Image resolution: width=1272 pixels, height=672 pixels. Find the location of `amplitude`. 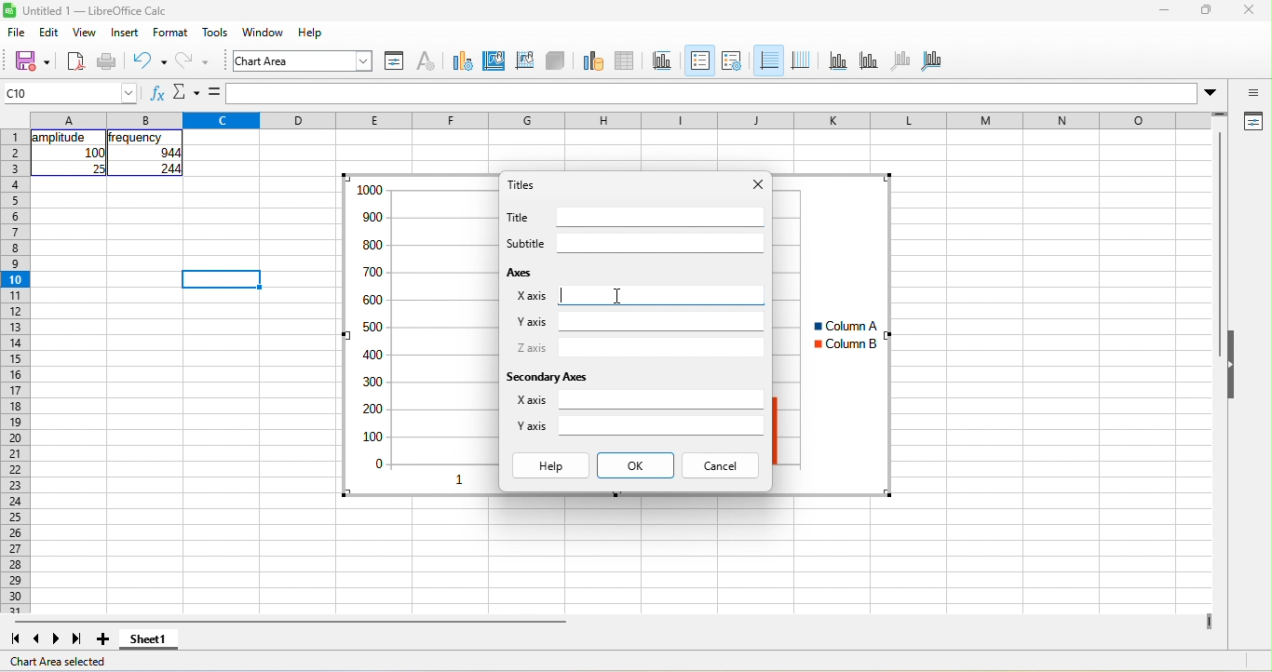

amplitude is located at coordinates (61, 138).